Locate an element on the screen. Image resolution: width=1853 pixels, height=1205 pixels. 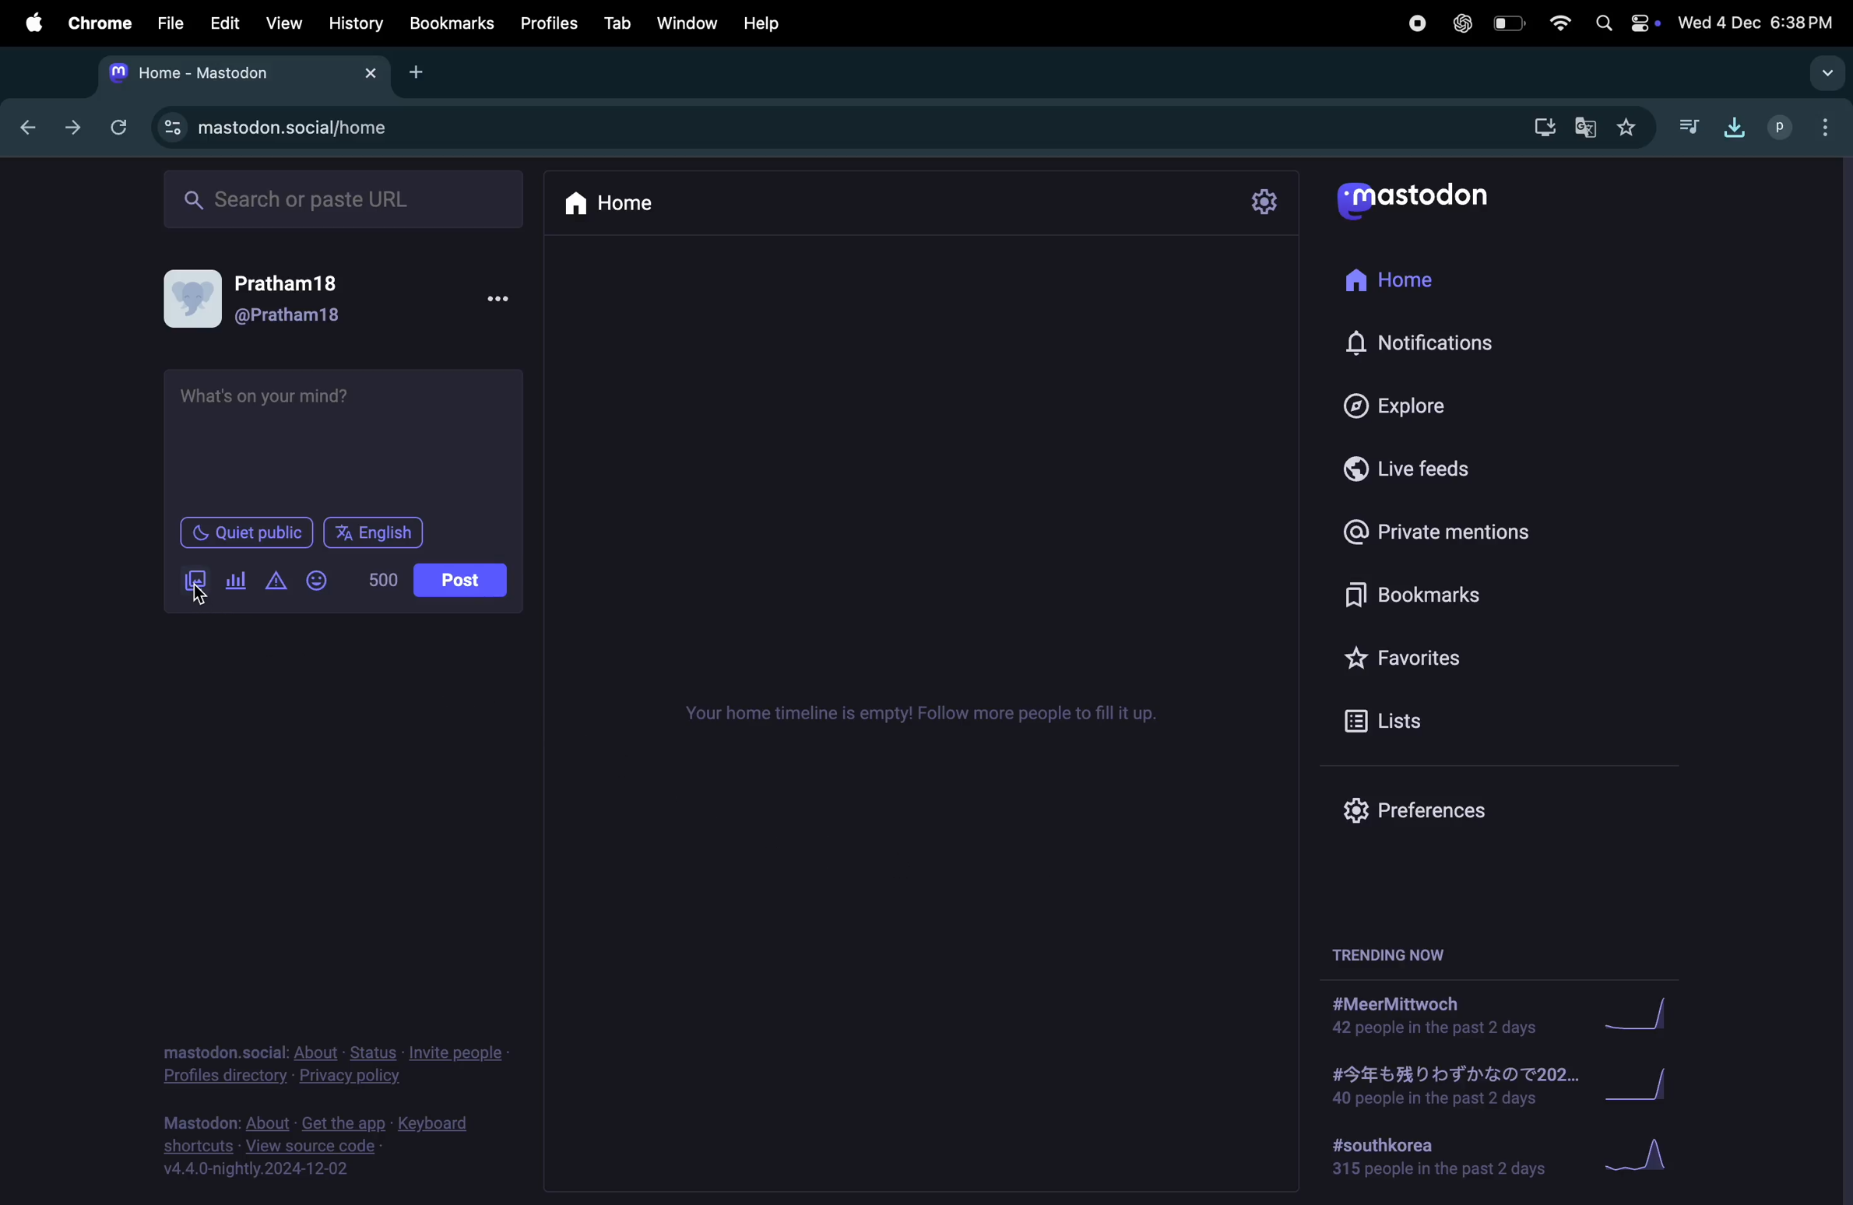
History is located at coordinates (350, 24).